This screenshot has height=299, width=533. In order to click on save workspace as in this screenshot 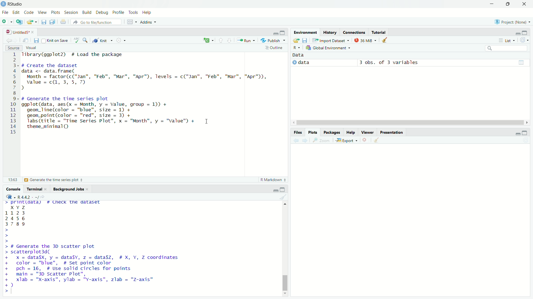, I will do `click(305, 41)`.